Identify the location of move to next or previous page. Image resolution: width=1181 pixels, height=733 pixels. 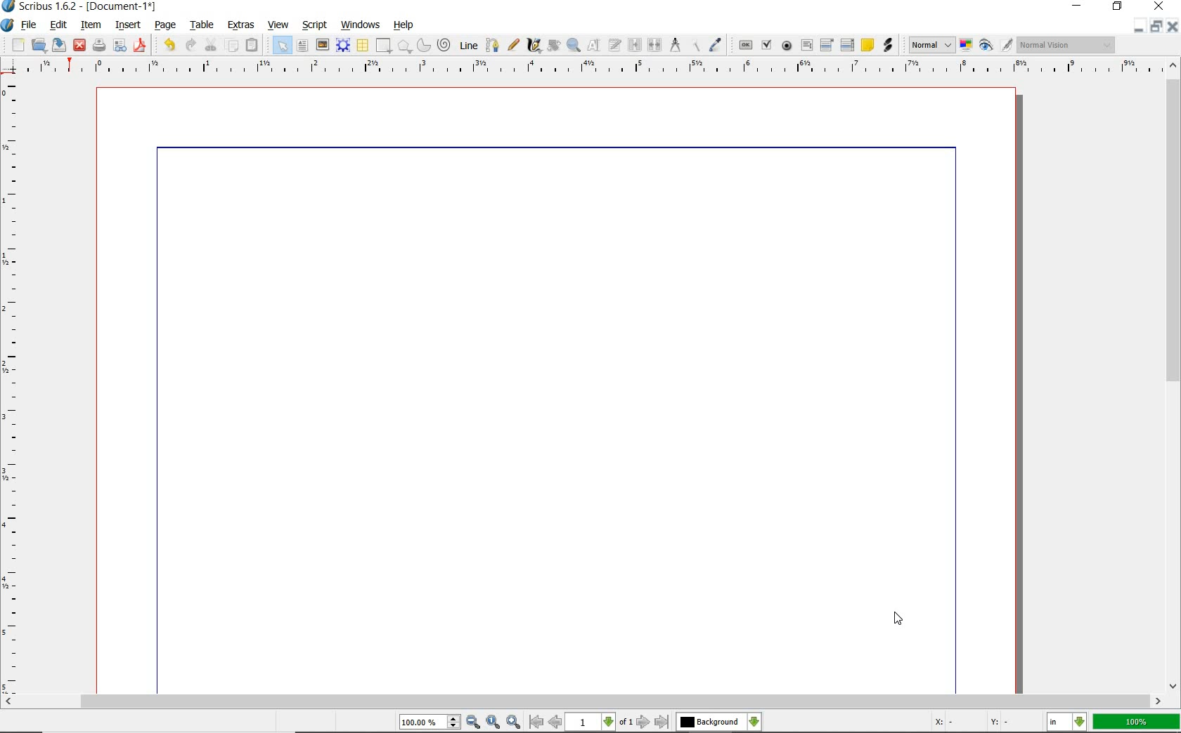
(600, 722).